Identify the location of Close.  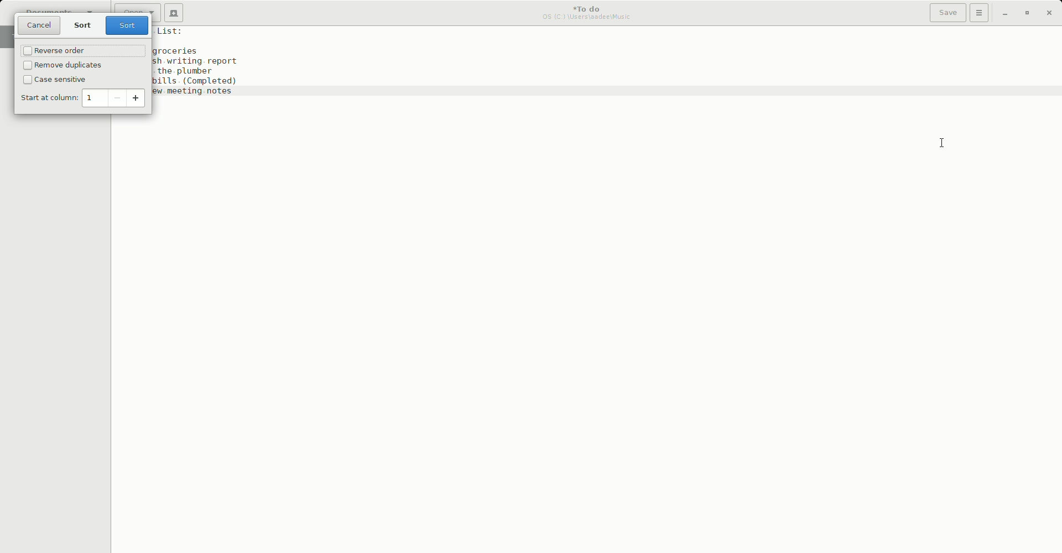
(1049, 14).